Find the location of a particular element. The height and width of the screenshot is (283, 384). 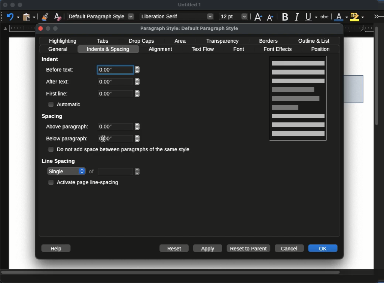

paste is located at coordinates (30, 16).